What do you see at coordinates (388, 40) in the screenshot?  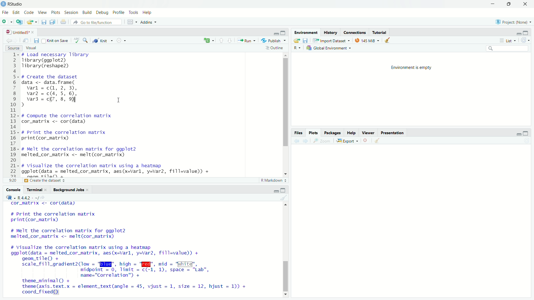 I see `clear objects` at bounding box center [388, 40].